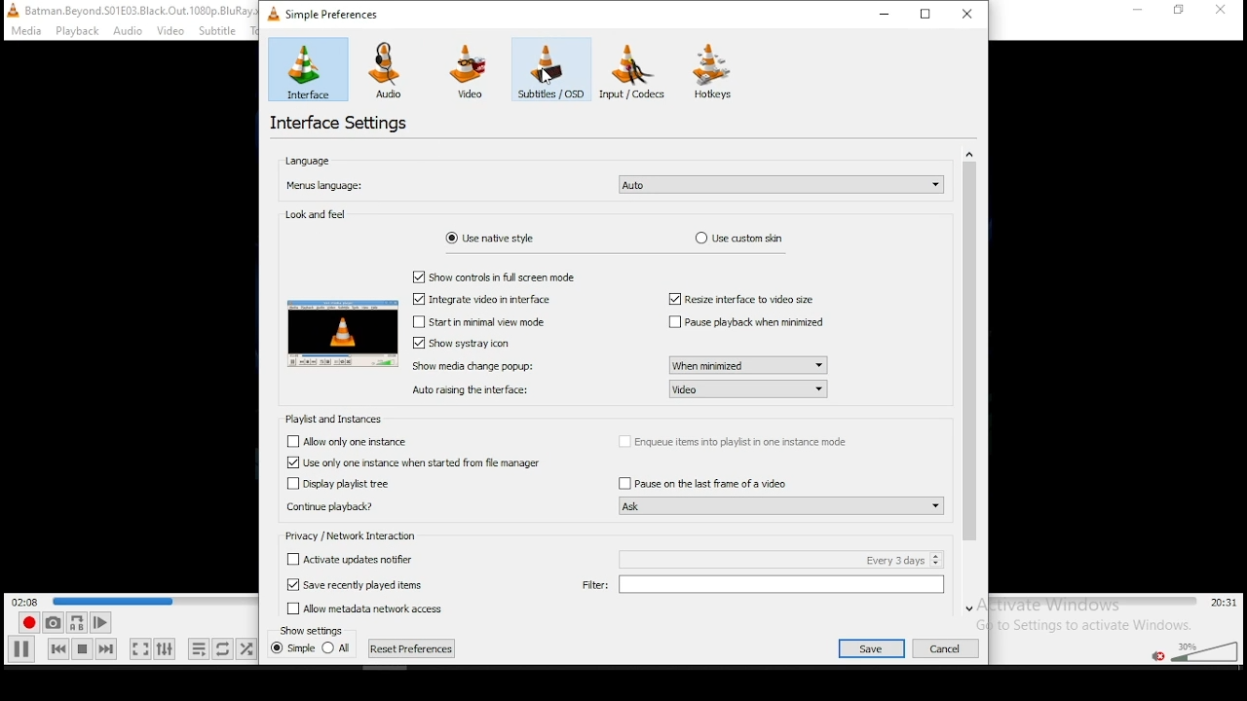  Describe the element at coordinates (352, 583) in the screenshot. I see `` at that location.